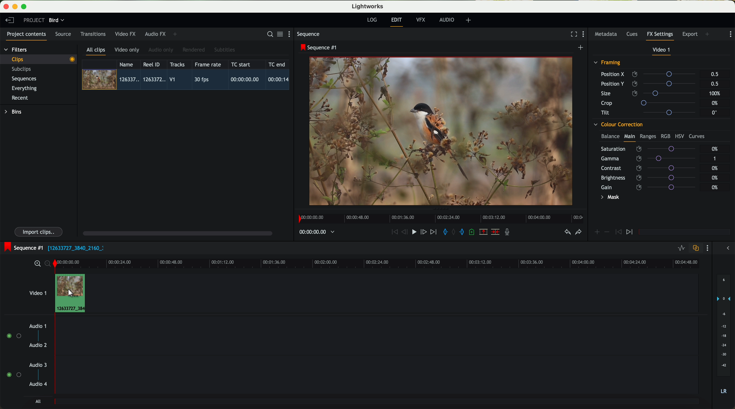  I want to click on icon, so click(617, 232).